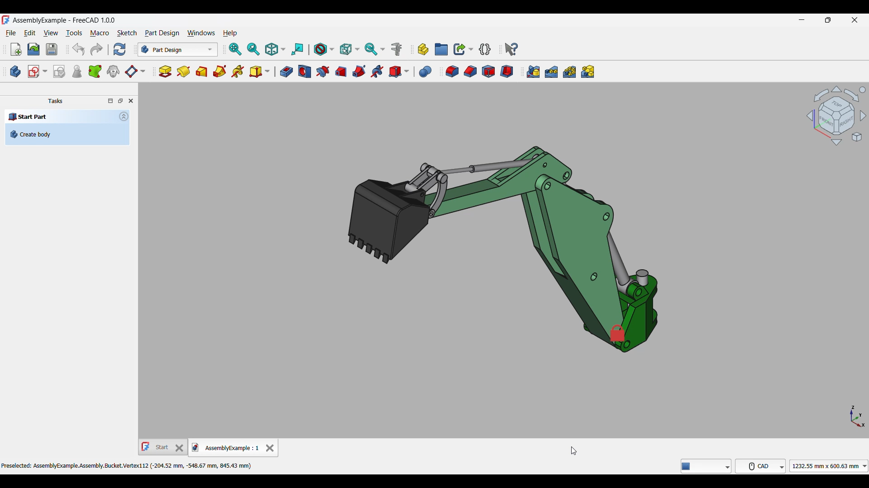 The width and height of the screenshot is (869, 488). What do you see at coordinates (131, 101) in the screenshot?
I see `Close` at bounding box center [131, 101].